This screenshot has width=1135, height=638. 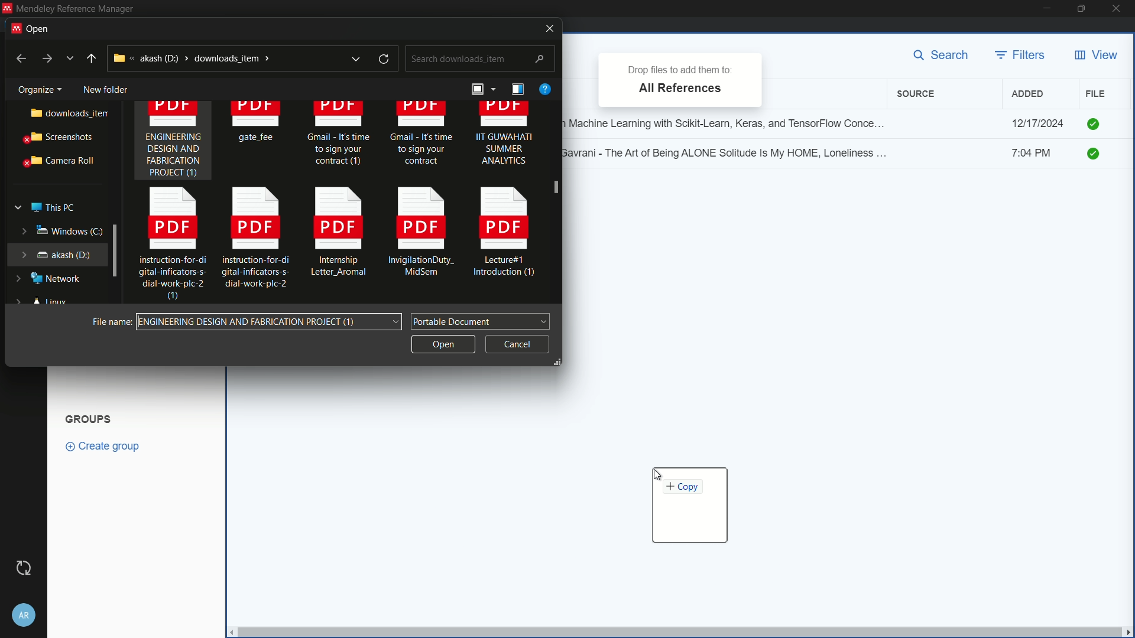 I want to click on help, so click(x=544, y=89).